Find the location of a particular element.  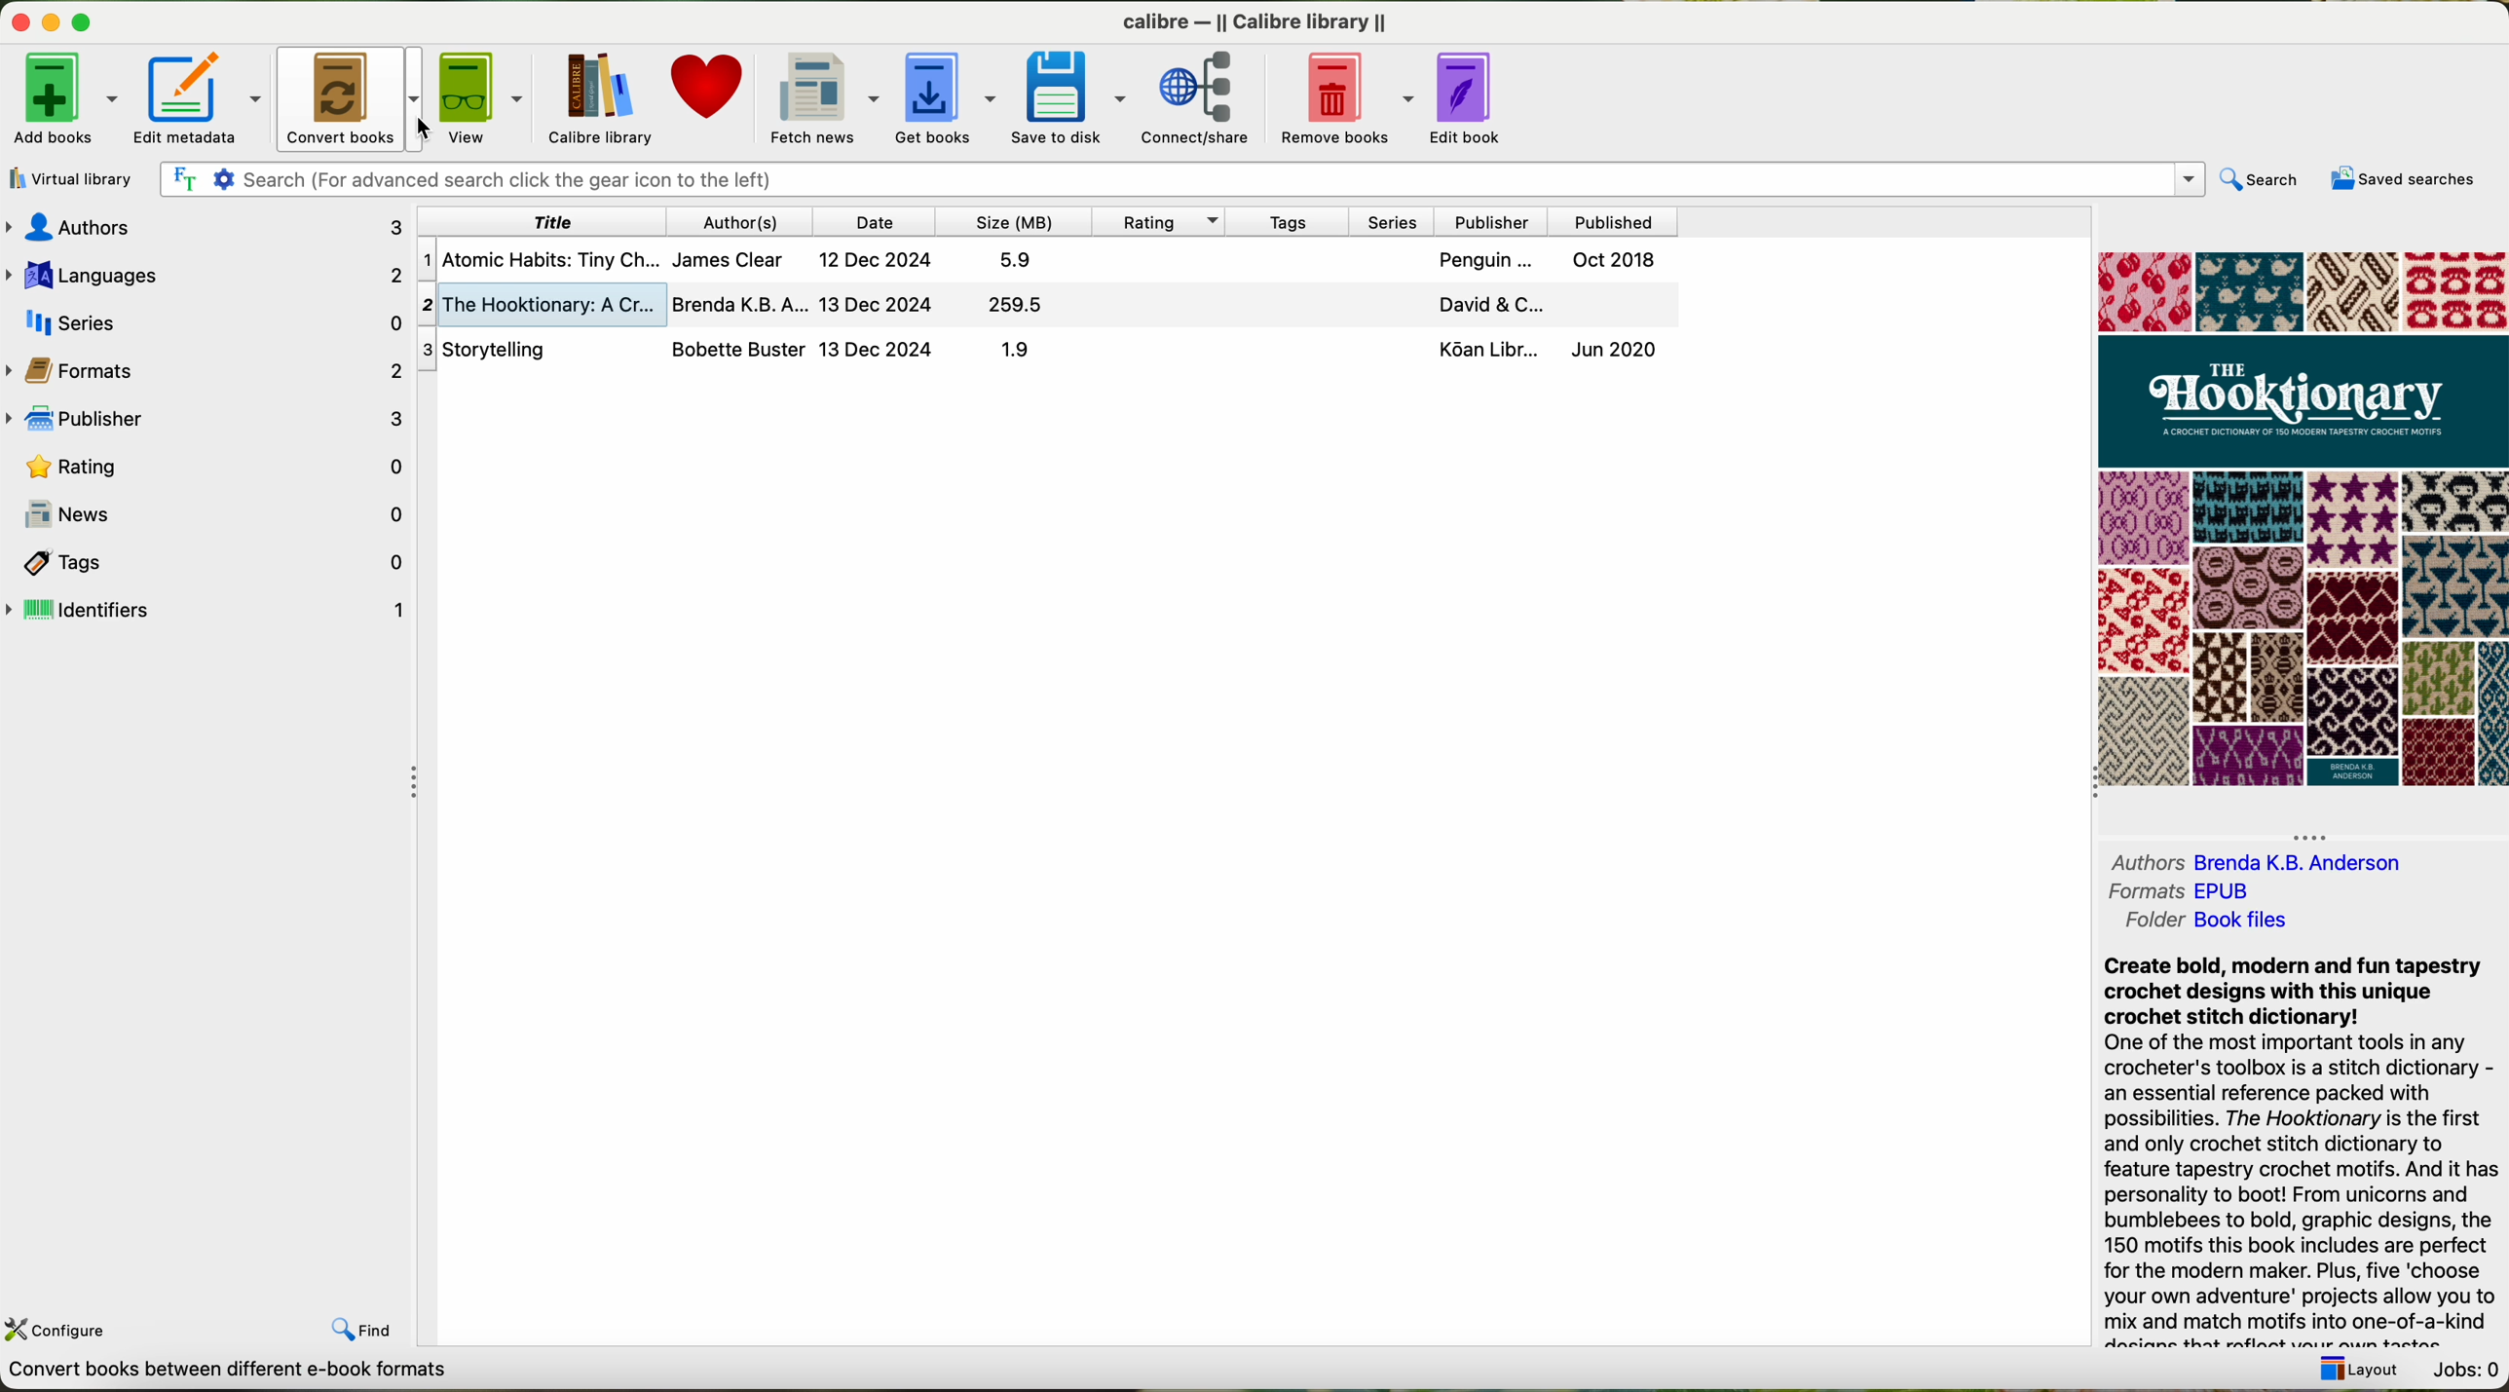

published is located at coordinates (1623, 223).